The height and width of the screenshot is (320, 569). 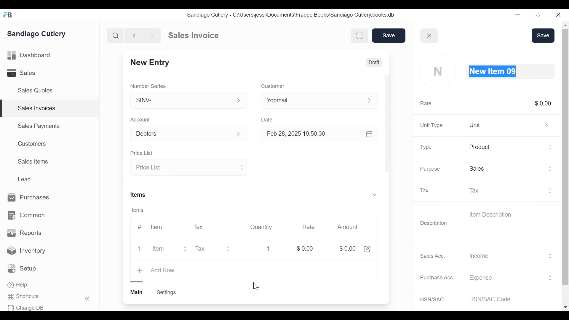 I want to click on Feb 28, 2025 19:50:30 &, so click(x=321, y=135).